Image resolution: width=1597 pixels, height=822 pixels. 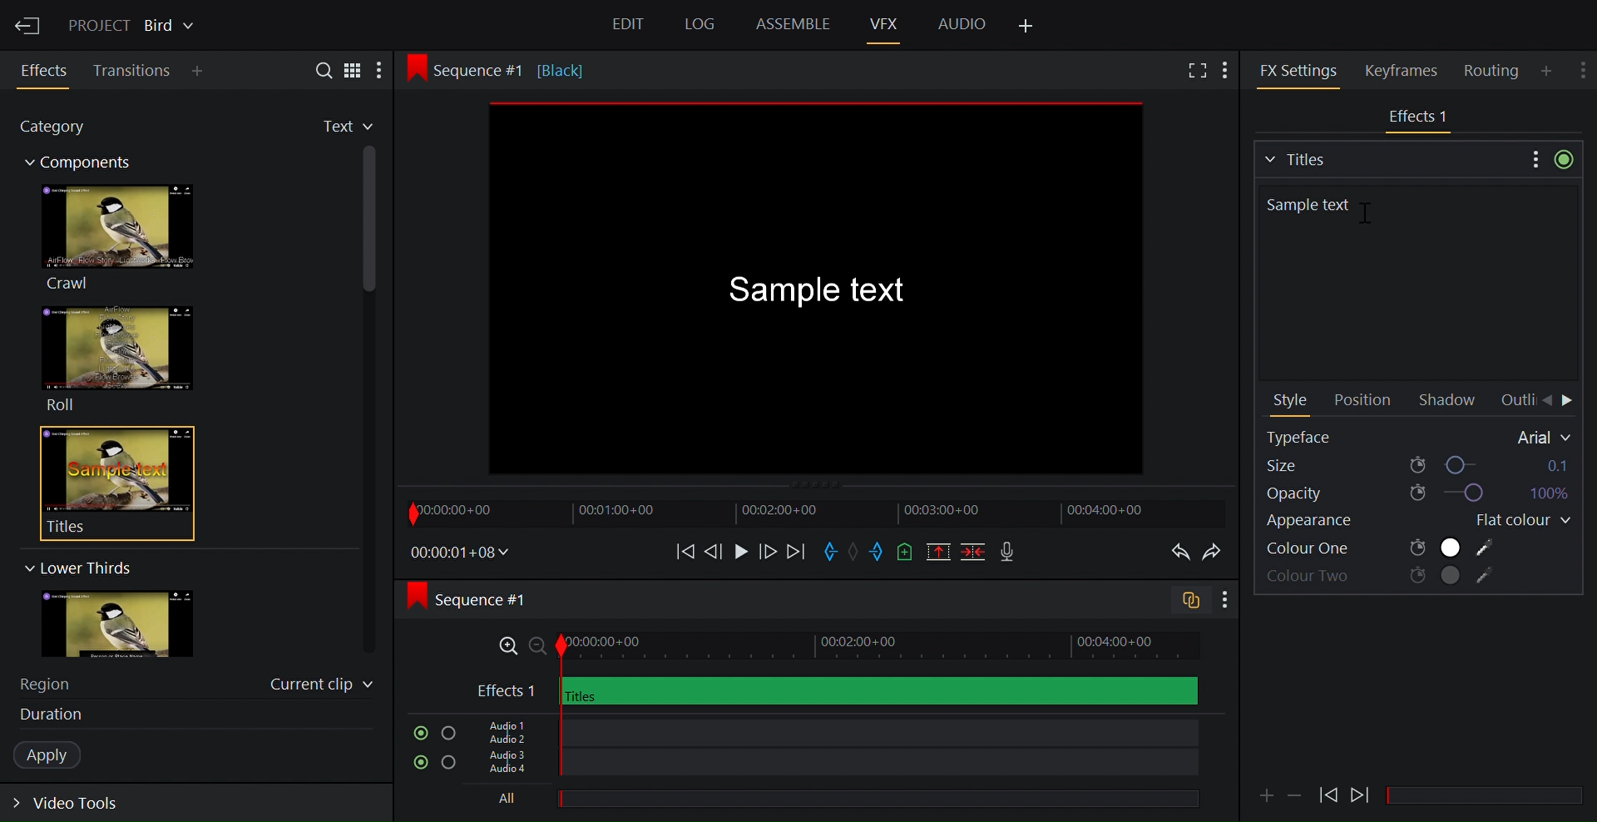 What do you see at coordinates (1416, 493) in the screenshot?
I see `Opacity` at bounding box center [1416, 493].